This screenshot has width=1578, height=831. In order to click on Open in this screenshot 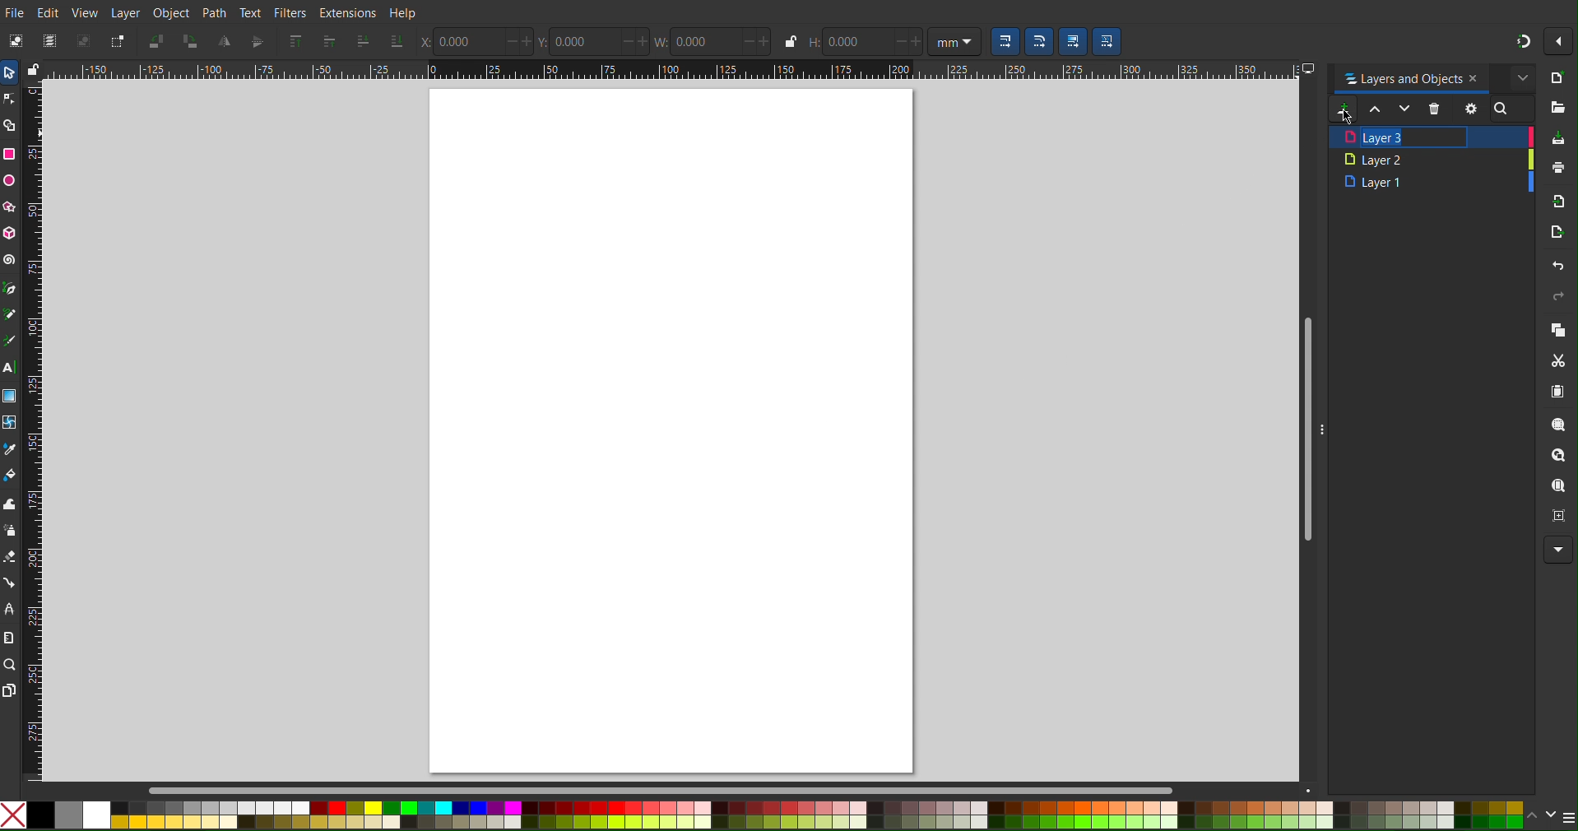, I will do `click(1557, 109)`.